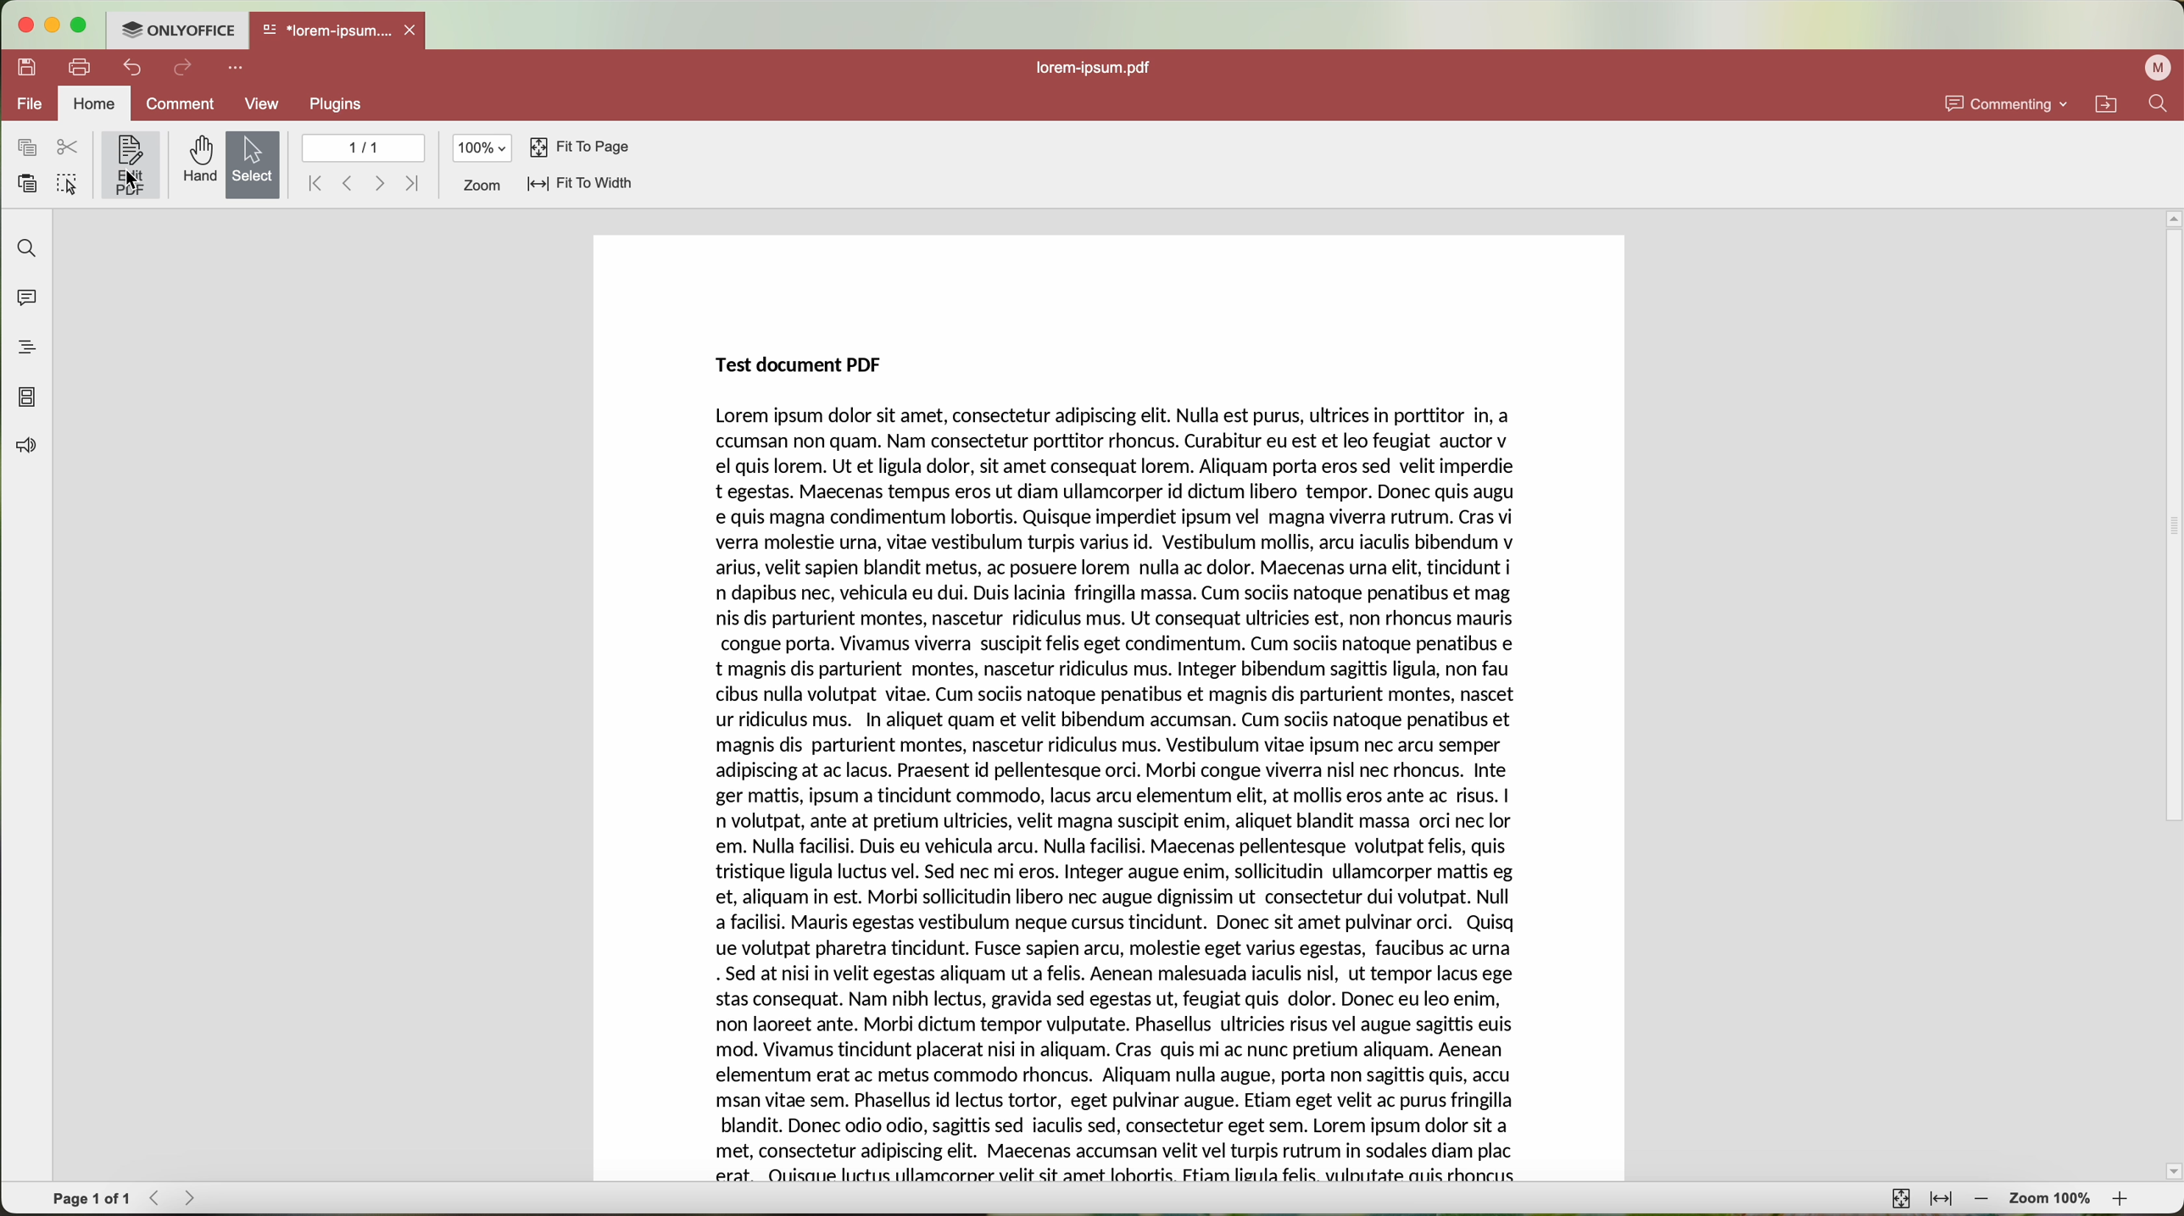 This screenshot has height=1216, width=2184. What do you see at coordinates (28, 398) in the screenshot?
I see `page thumbnails` at bounding box center [28, 398].